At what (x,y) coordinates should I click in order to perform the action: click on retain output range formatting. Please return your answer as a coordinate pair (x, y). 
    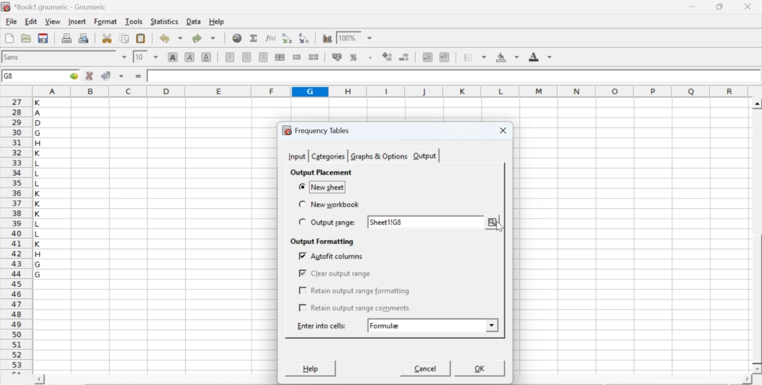
    Looking at the image, I should click on (355, 291).